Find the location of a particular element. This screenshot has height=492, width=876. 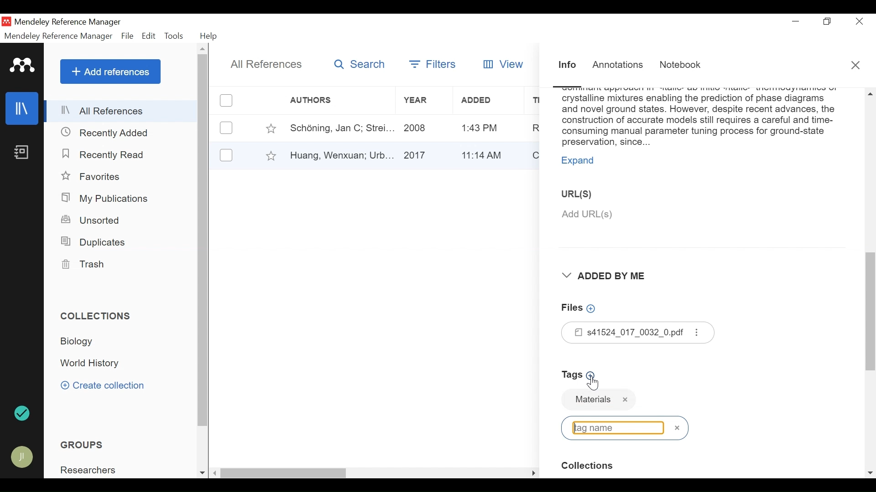

Mendeley Desktop Icon is located at coordinates (6, 21).